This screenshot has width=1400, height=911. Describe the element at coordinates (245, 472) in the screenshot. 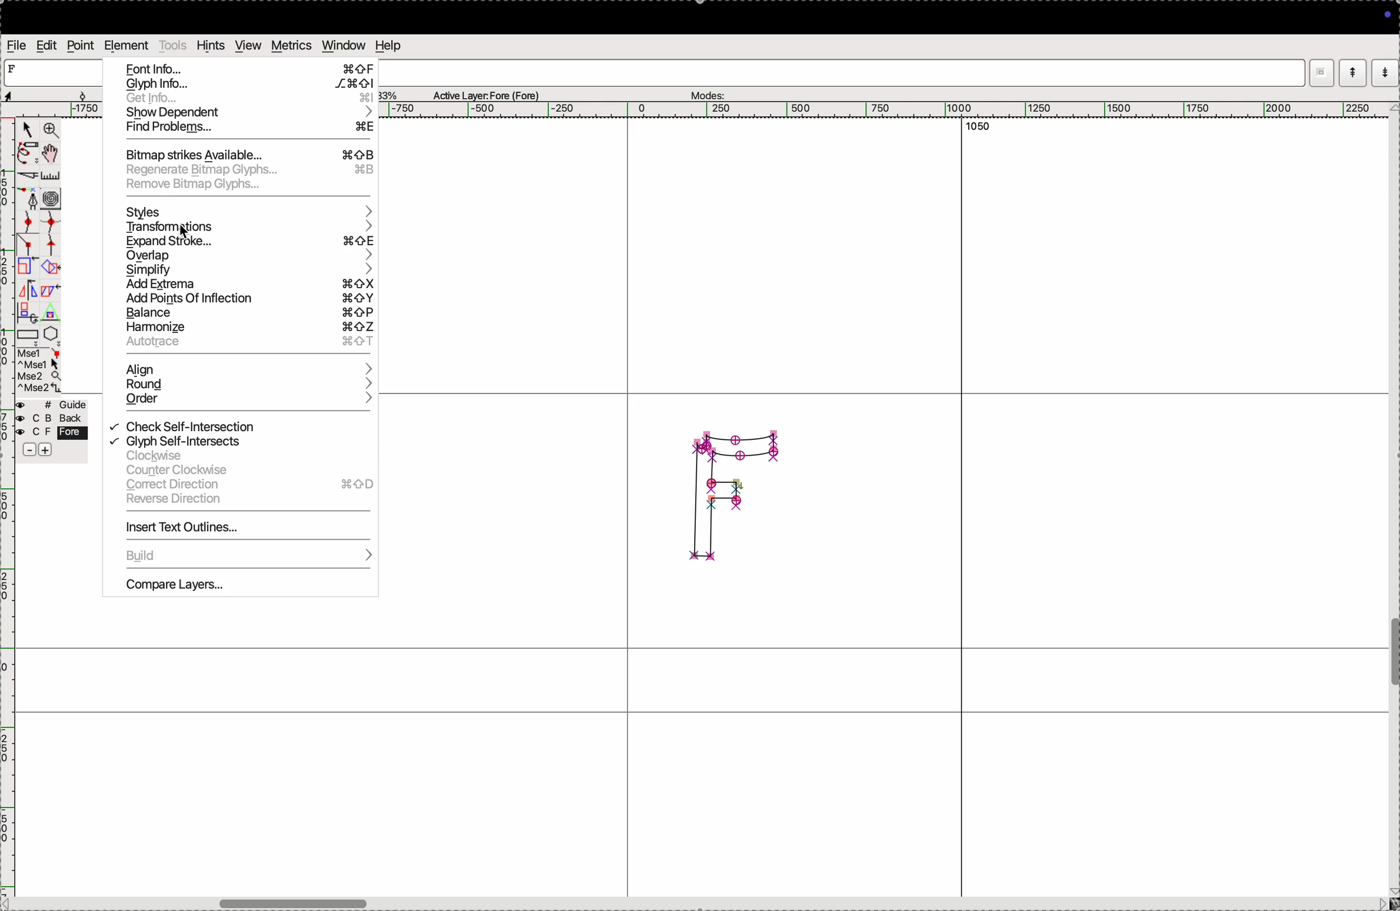

I see `counter  clock wise` at that location.